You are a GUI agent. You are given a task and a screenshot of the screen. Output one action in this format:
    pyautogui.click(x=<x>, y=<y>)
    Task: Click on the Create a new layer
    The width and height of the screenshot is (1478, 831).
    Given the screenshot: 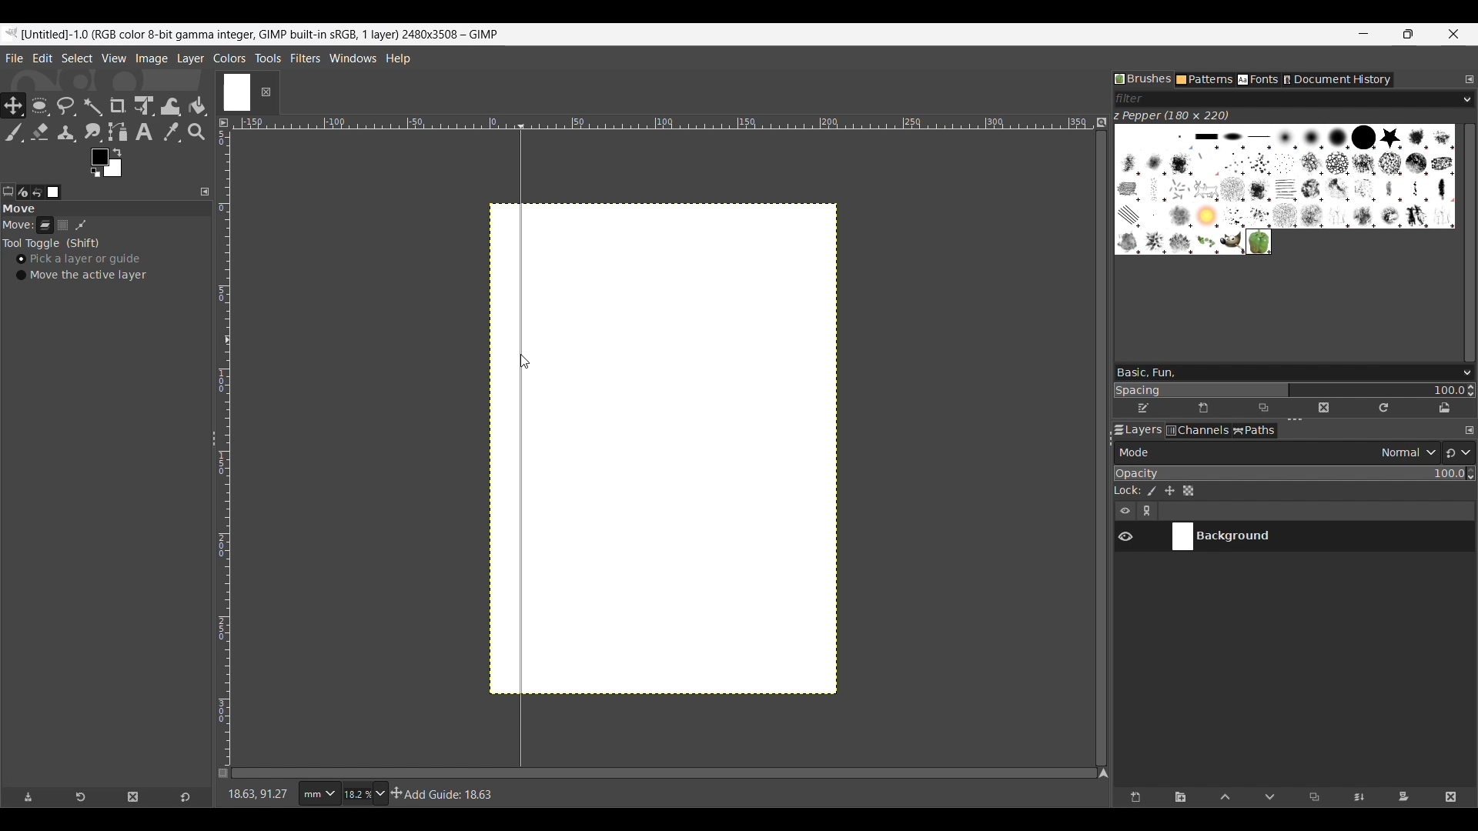 What is the action you would take?
    pyautogui.click(x=1135, y=798)
    